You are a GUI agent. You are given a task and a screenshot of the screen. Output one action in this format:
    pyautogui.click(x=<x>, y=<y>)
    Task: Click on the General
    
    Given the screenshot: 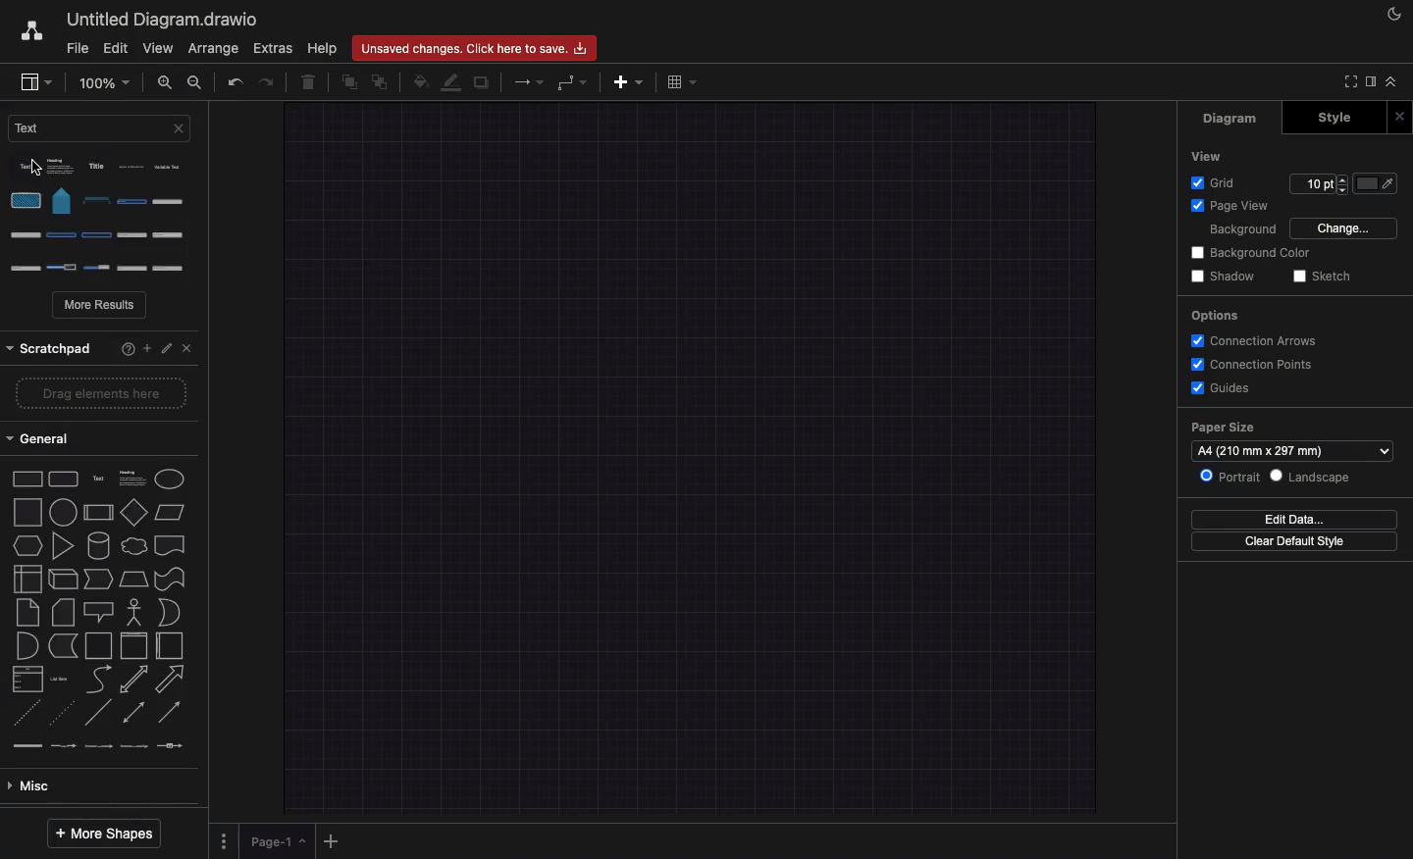 What is the action you would take?
    pyautogui.click(x=46, y=439)
    